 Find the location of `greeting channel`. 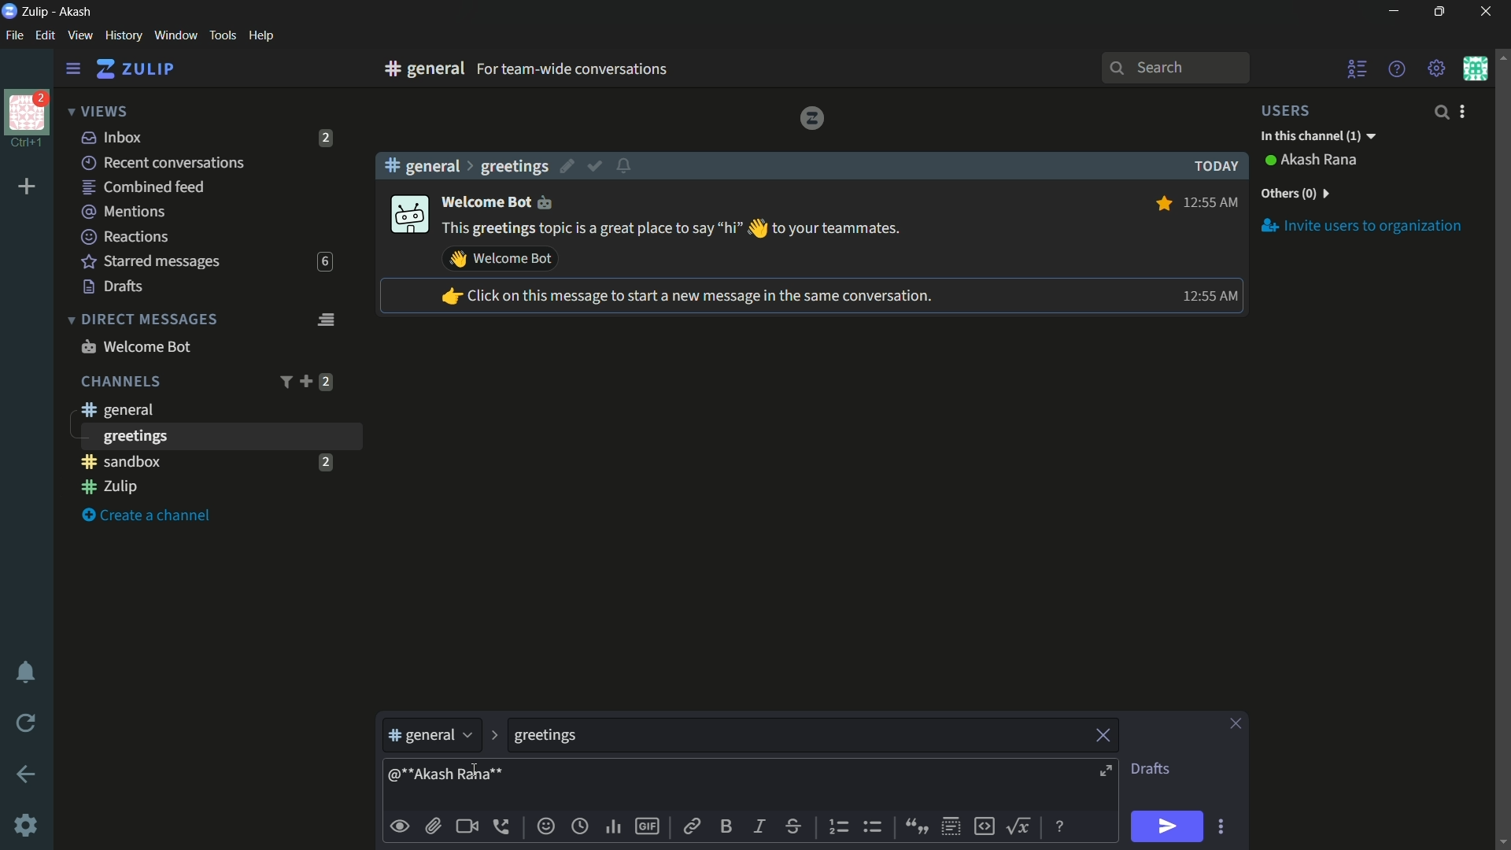

greeting channel is located at coordinates (220, 436).